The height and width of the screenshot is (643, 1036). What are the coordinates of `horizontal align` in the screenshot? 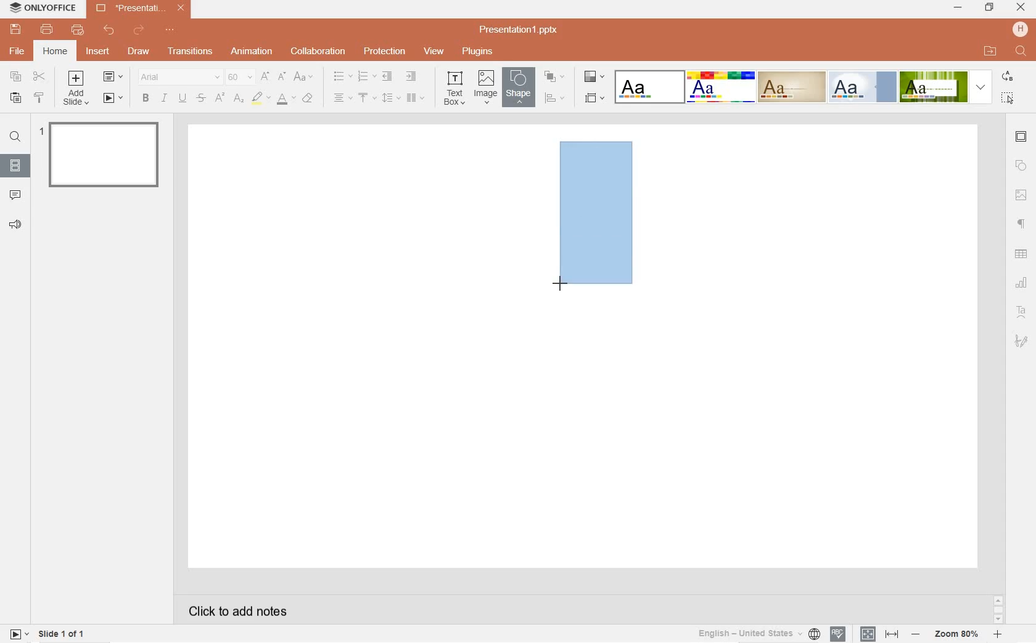 It's located at (342, 99).